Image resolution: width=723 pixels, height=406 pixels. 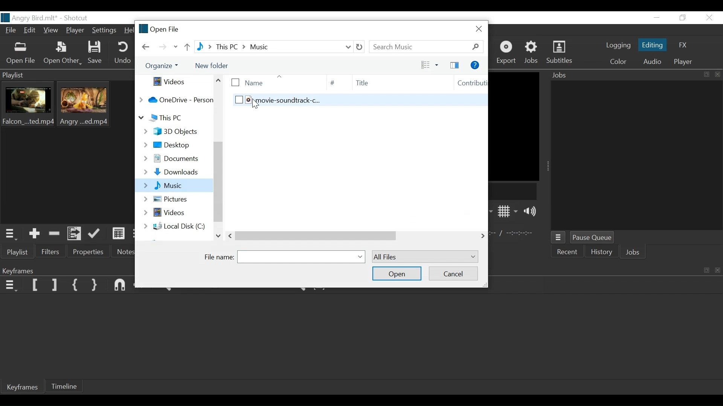 What do you see at coordinates (35, 285) in the screenshot?
I see `Ser Filter First` at bounding box center [35, 285].